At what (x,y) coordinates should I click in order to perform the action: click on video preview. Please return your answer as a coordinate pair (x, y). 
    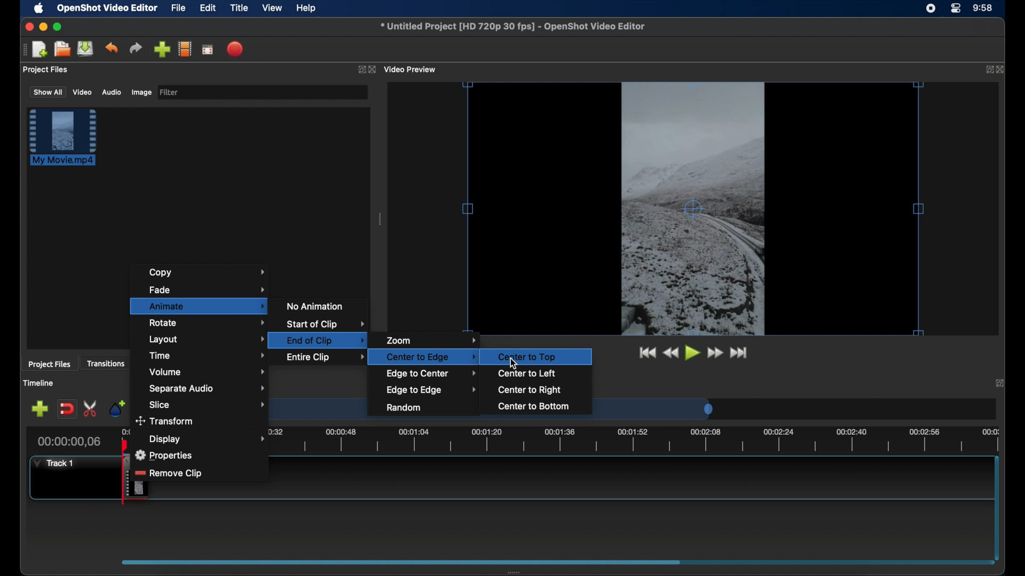
    Looking at the image, I should click on (411, 70).